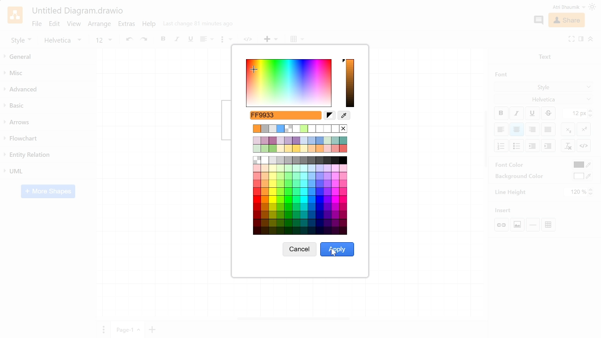 This screenshot has height=338, width=601. Describe the element at coordinates (533, 129) in the screenshot. I see `Allign right` at that location.